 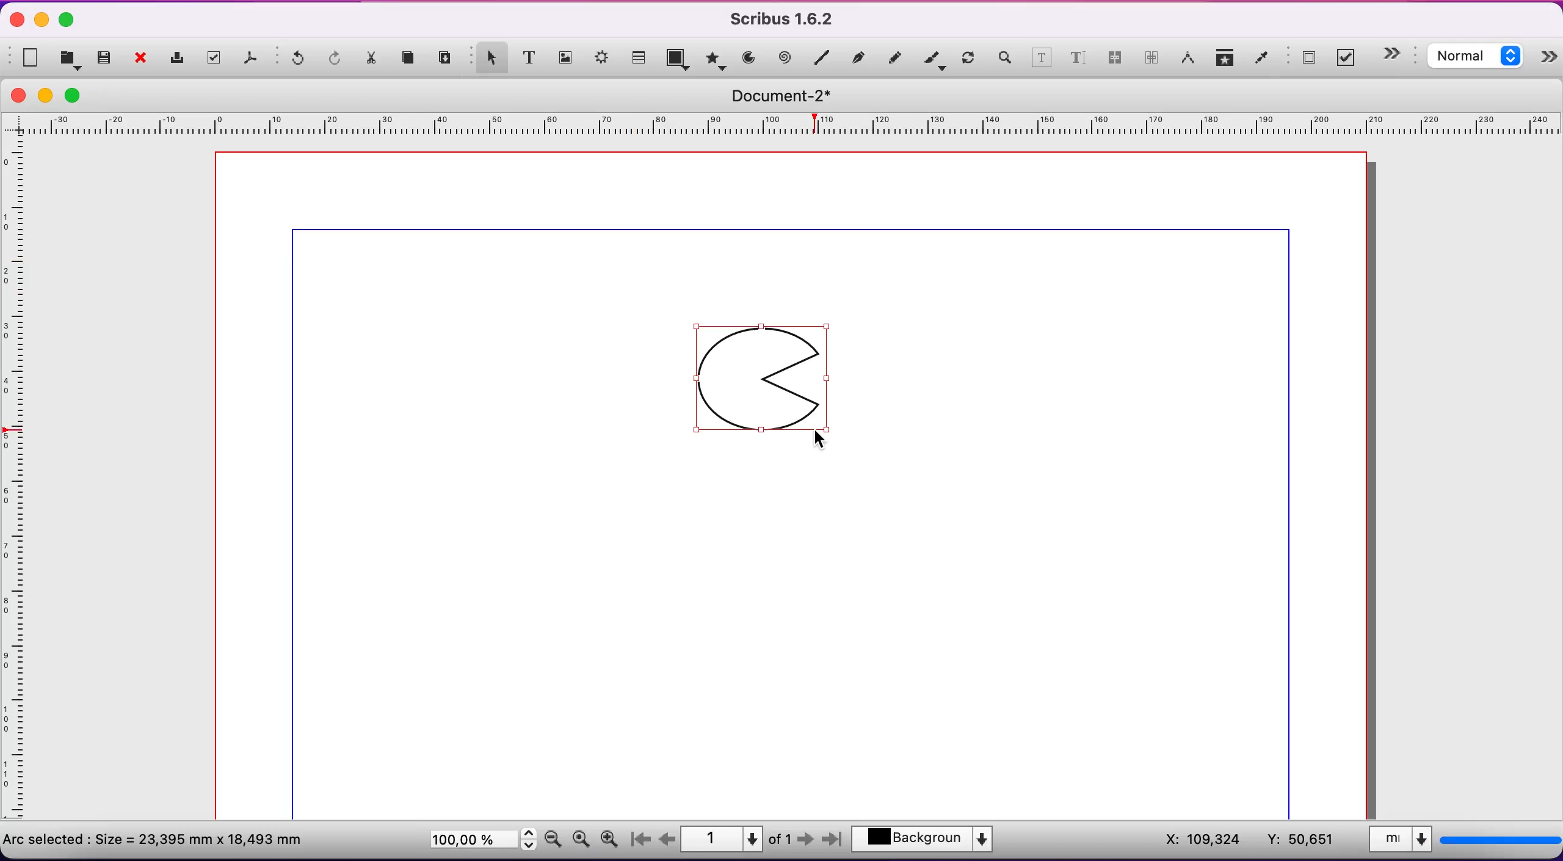 I want to click on freehand line, so click(x=896, y=57).